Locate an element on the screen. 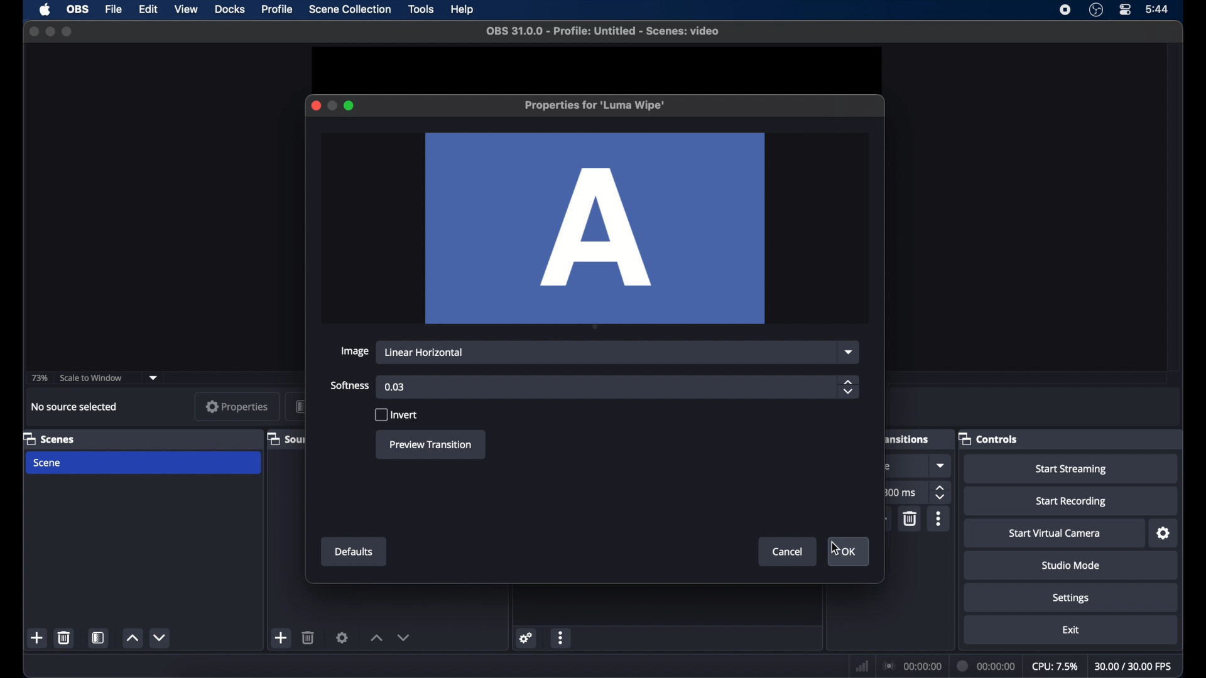 The height and width of the screenshot is (678, 1206). 73% is located at coordinates (39, 378).